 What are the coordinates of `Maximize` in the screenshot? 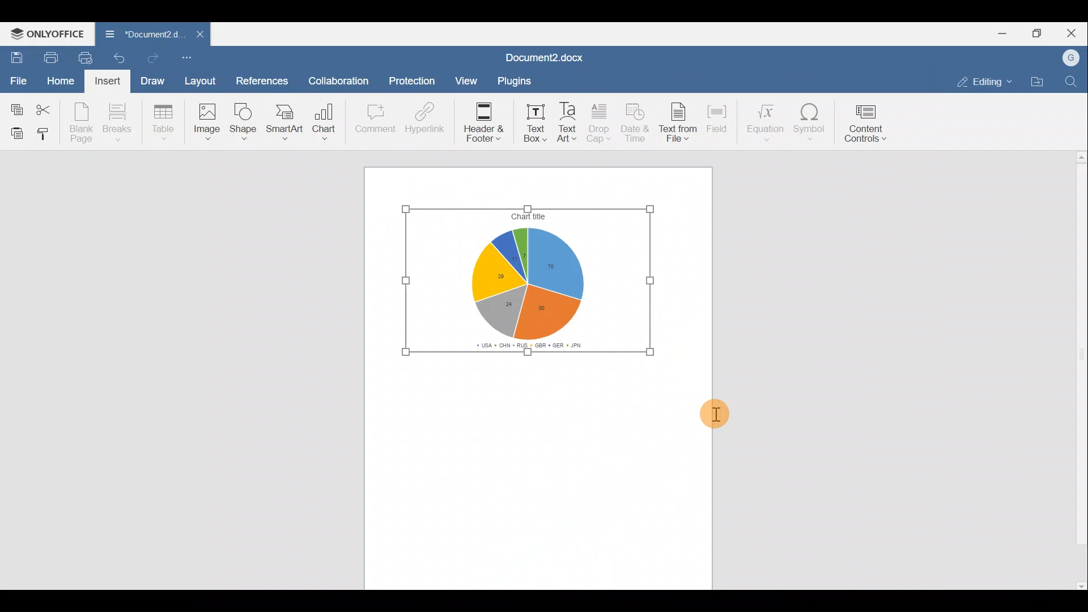 It's located at (1042, 32).